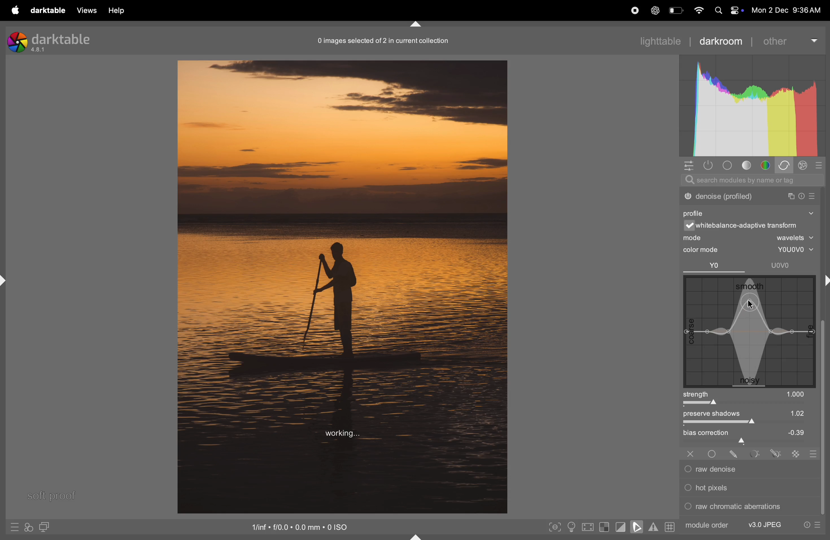 Image resolution: width=830 pixels, height=540 pixels. What do you see at coordinates (302, 526) in the screenshot?
I see `iso` at bounding box center [302, 526].